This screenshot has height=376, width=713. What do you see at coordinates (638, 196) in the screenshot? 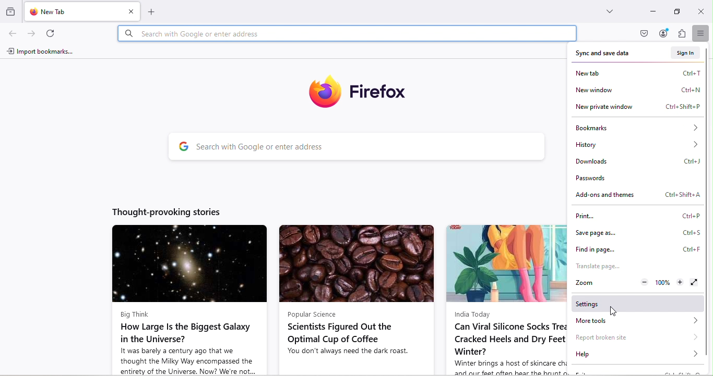
I see `Add-ons and themes` at bounding box center [638, 196].